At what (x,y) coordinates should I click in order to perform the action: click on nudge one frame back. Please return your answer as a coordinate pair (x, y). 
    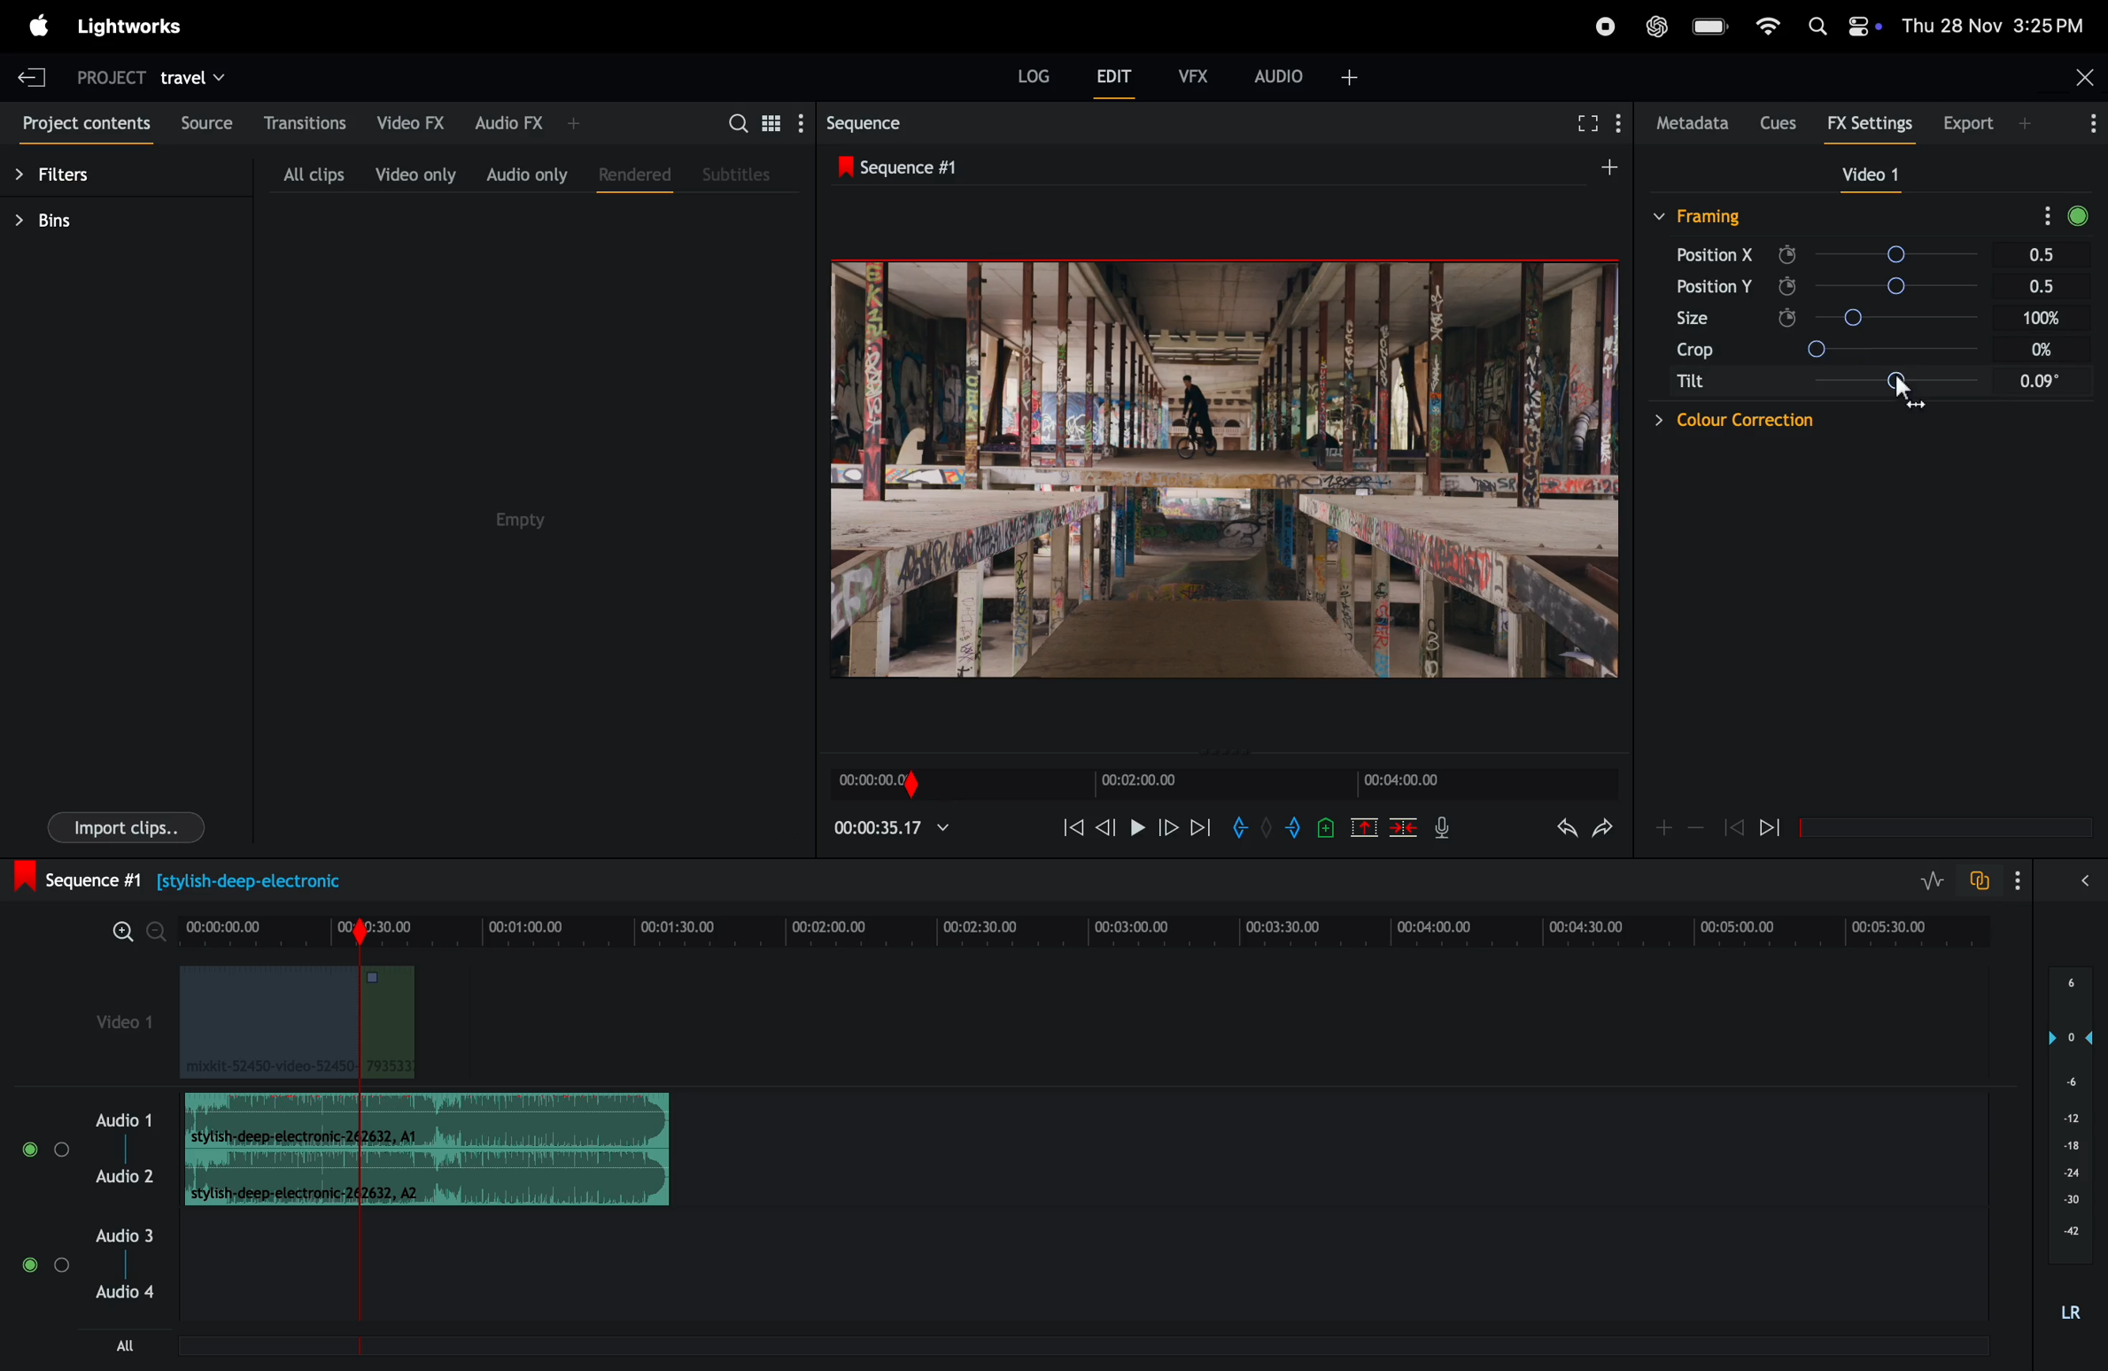
    Looking at the image, I should click on (1106, 833).